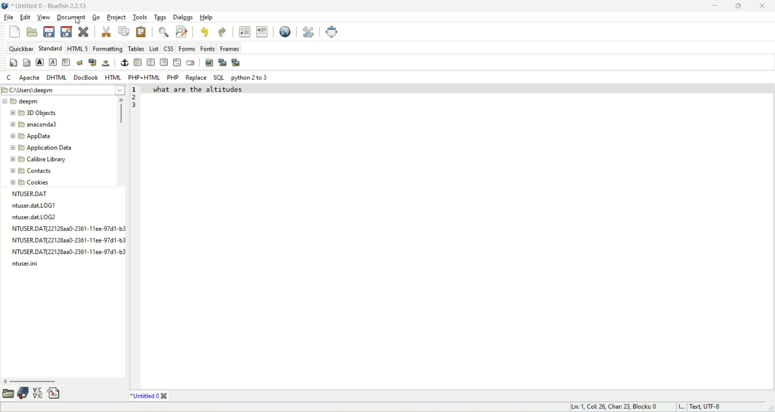  Describe the element at coordinates (43, 17) in the screenshot. I see `view` at that location.